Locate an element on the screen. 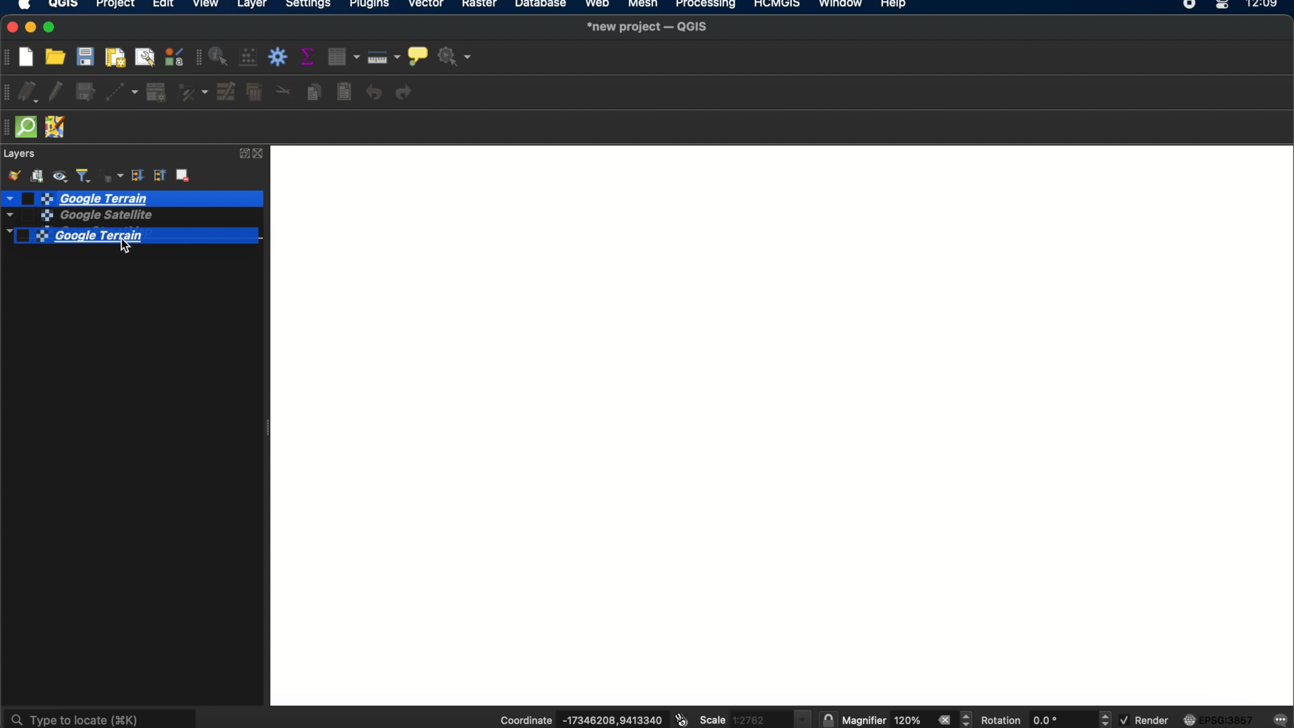 The width and height of the screenshot is (1294, 728). add group is located at coordinates (39, 175).